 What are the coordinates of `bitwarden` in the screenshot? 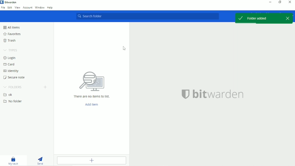 It's located at (219, 95).